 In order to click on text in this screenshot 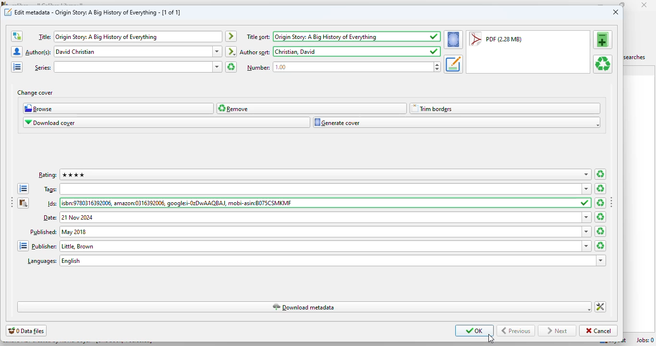, I will do `click(48, 175)`.